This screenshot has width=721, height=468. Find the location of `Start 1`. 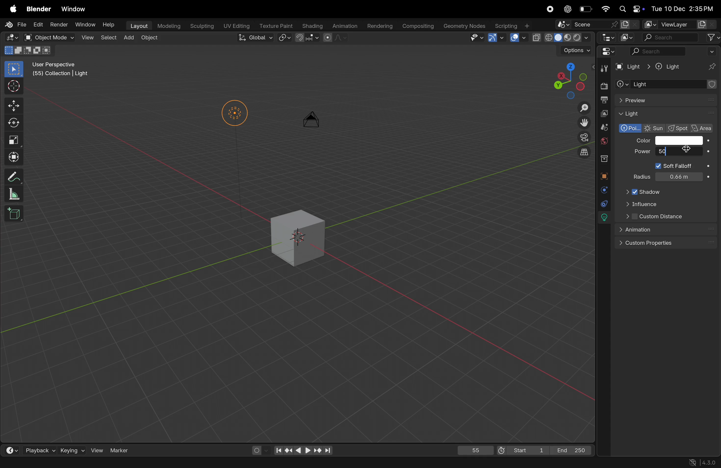

Start 1 is located at coordinates (522, 449).